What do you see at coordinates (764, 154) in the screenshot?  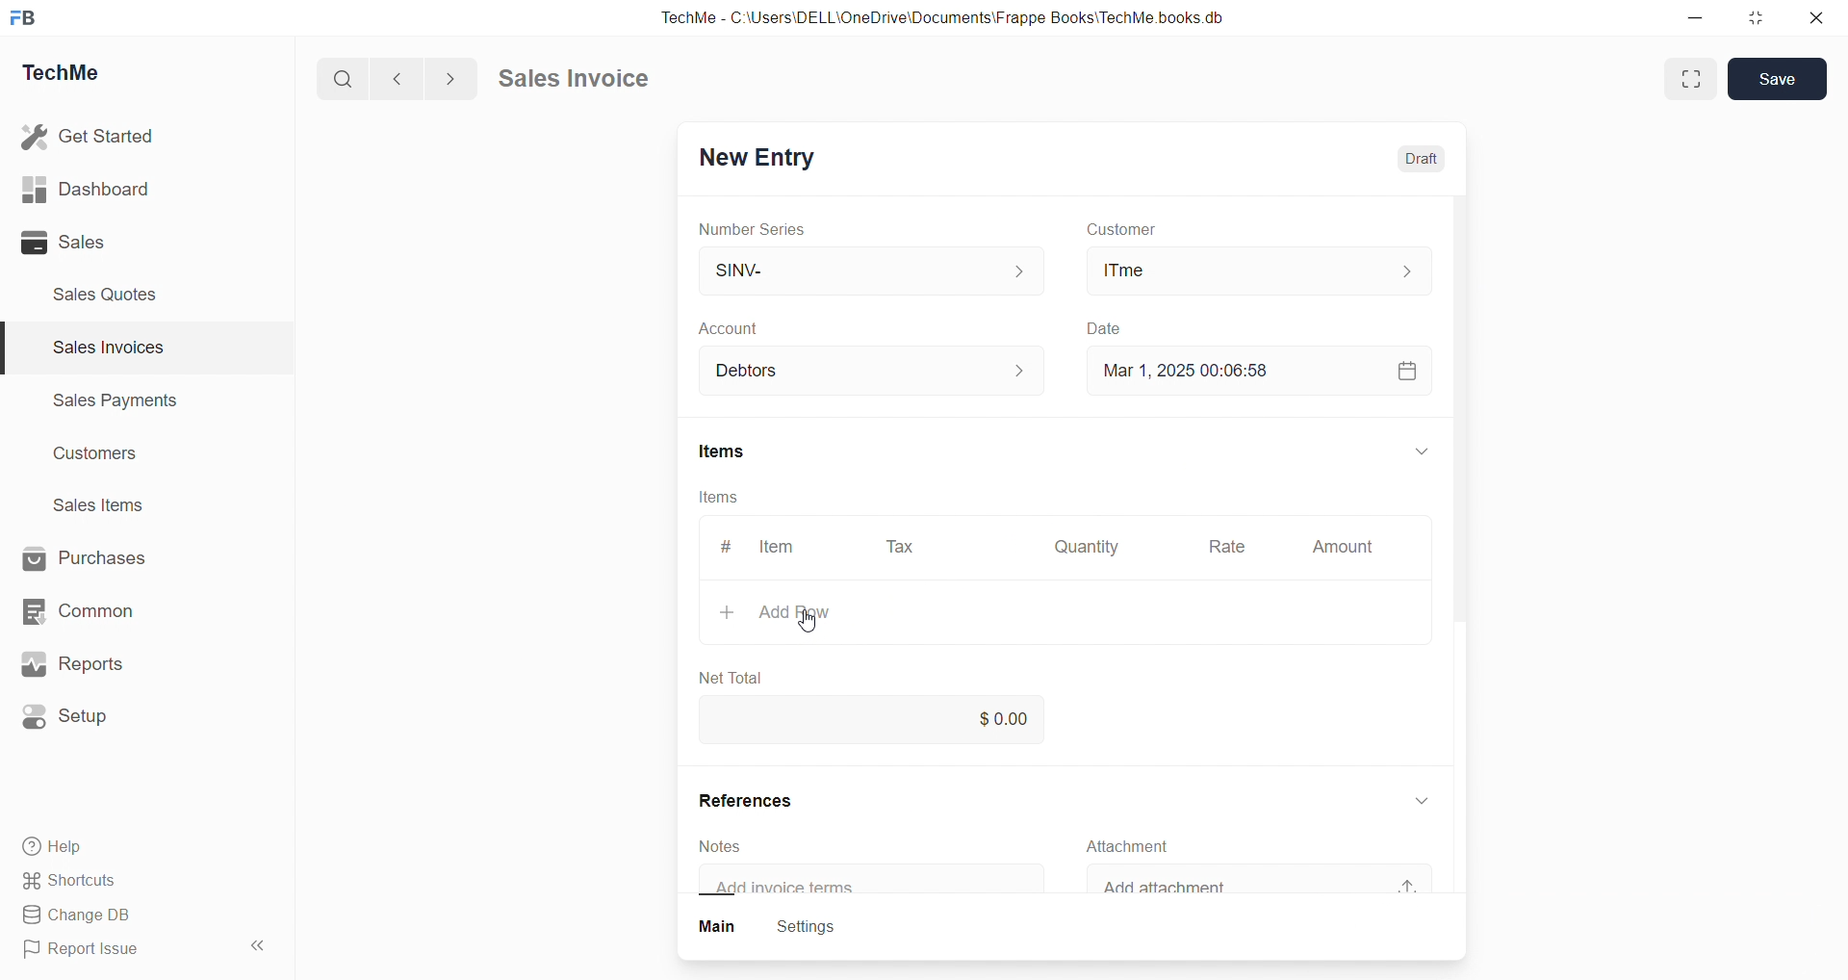 I see `New Entry` at bounding box center [764, 154].